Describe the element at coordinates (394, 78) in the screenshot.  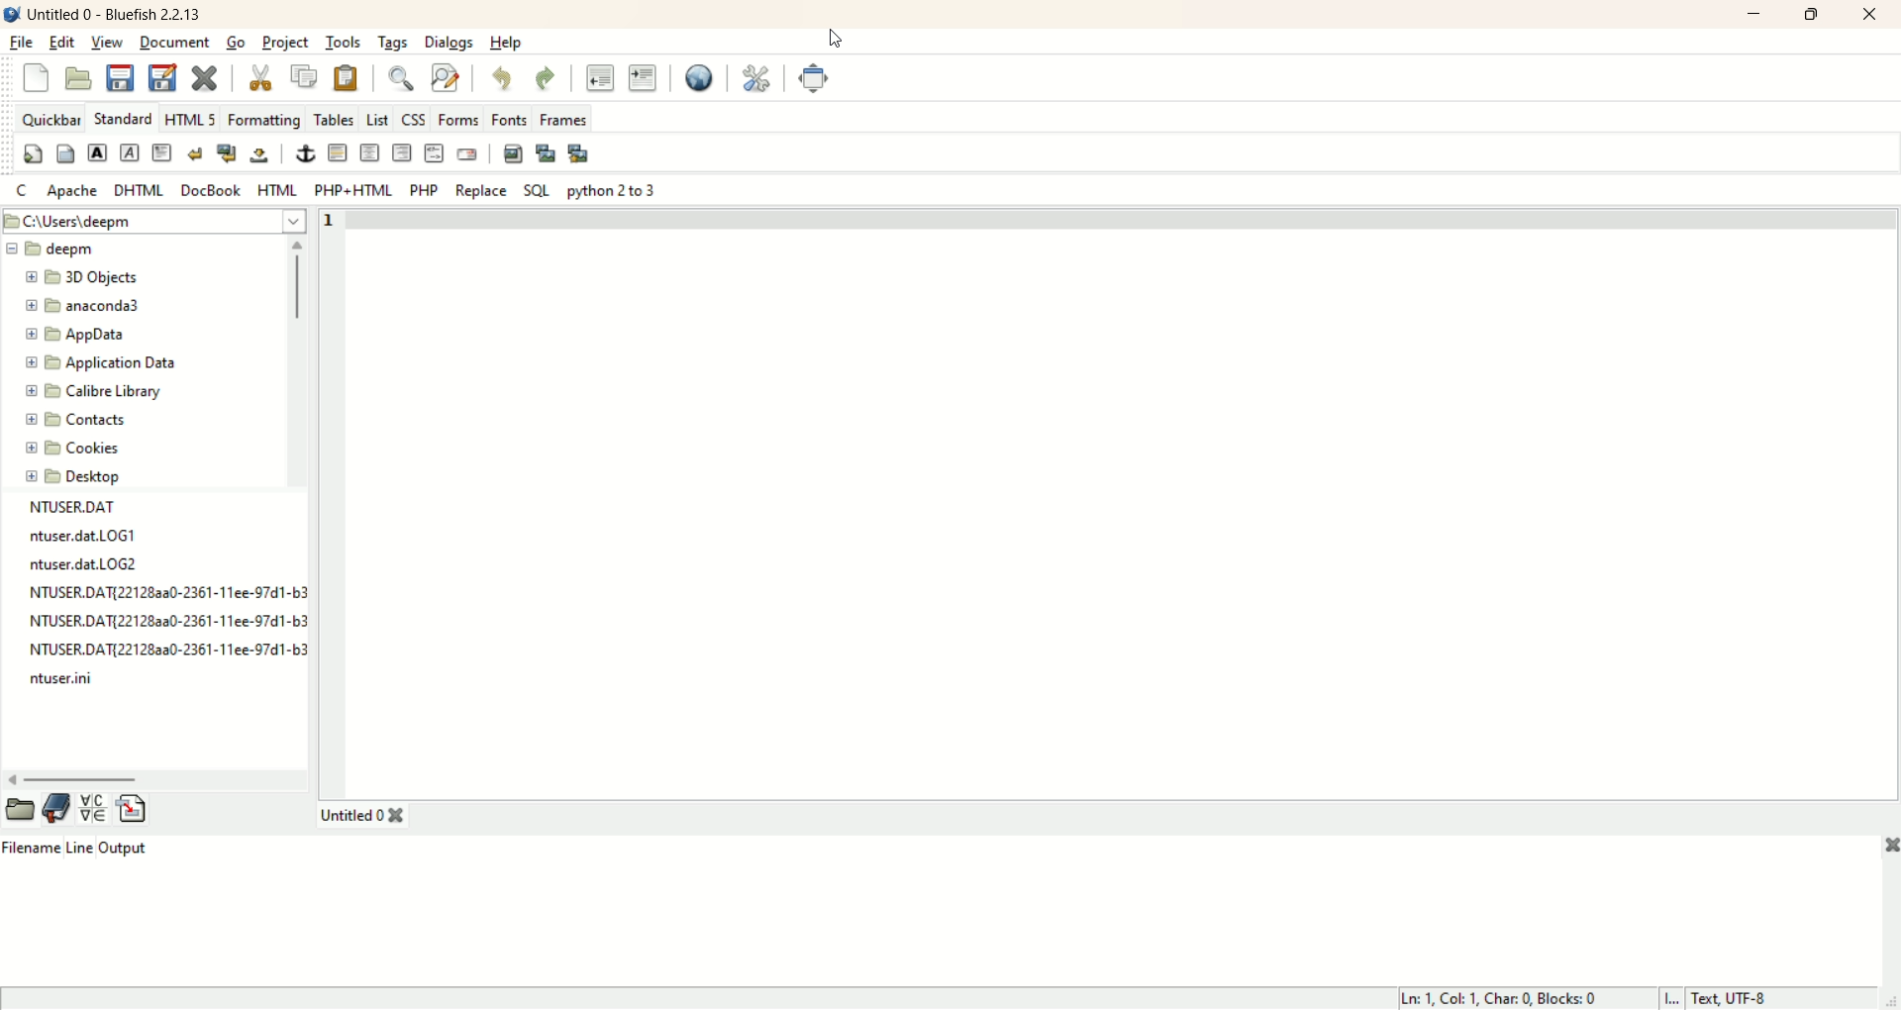
I see `show find bar` at that location.